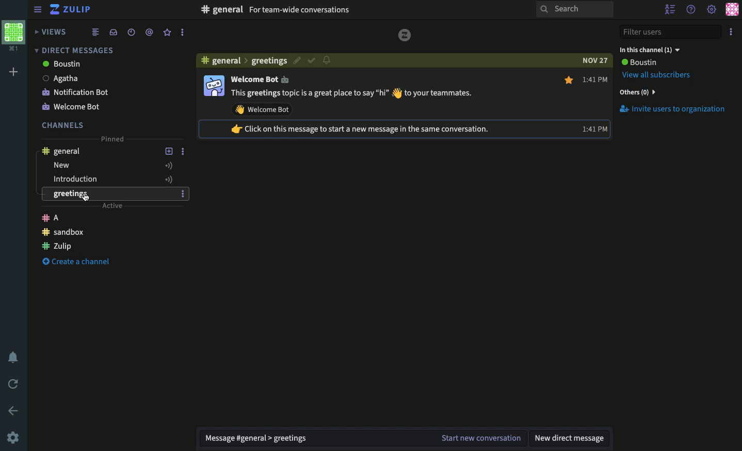 The height and width of the screenshot is (451, 742). What do you see at coordinates (352, 93) in the screenshot?
I see `welcome text` at bounding box center [352, 93].